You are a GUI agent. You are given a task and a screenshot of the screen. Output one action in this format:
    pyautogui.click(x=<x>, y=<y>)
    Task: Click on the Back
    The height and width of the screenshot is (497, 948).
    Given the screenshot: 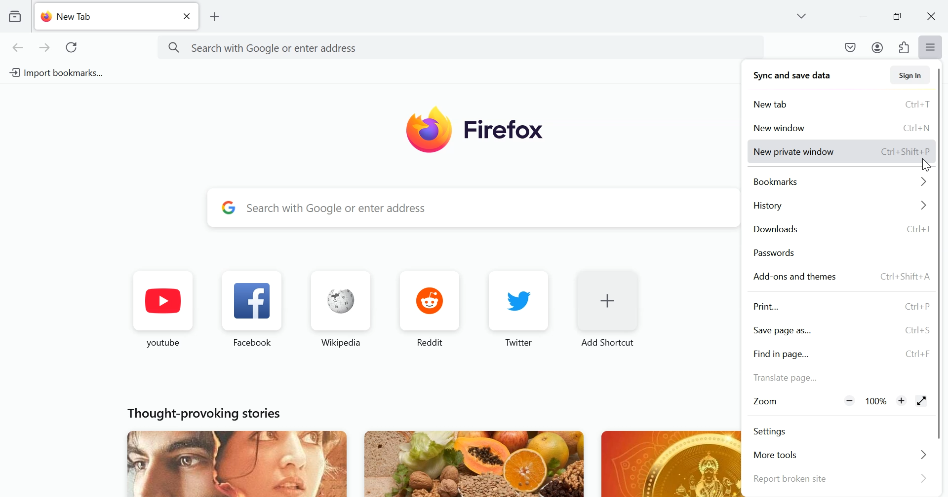 What is the action you would take?
    pyautogui.click(x=18, y=48)
    